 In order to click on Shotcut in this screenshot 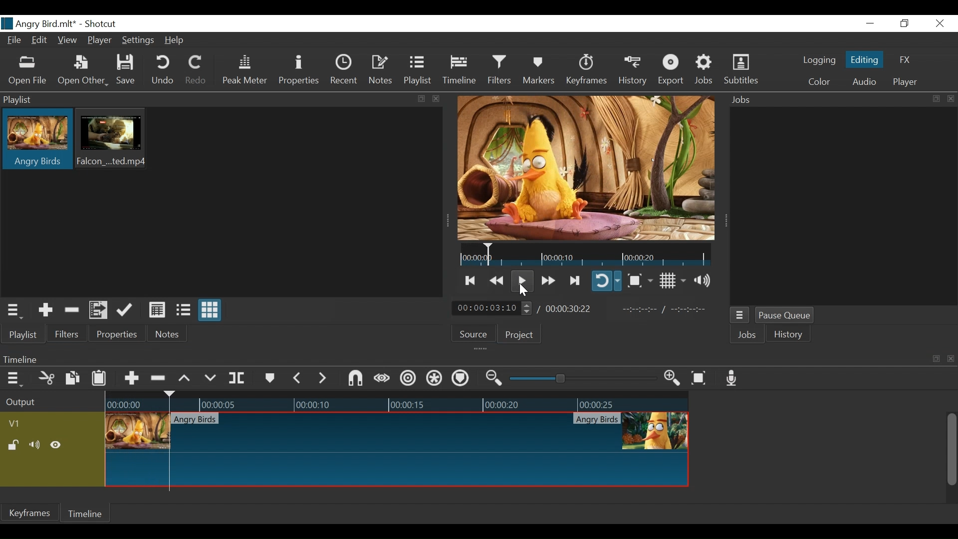, I will do `click(100, 23)`.